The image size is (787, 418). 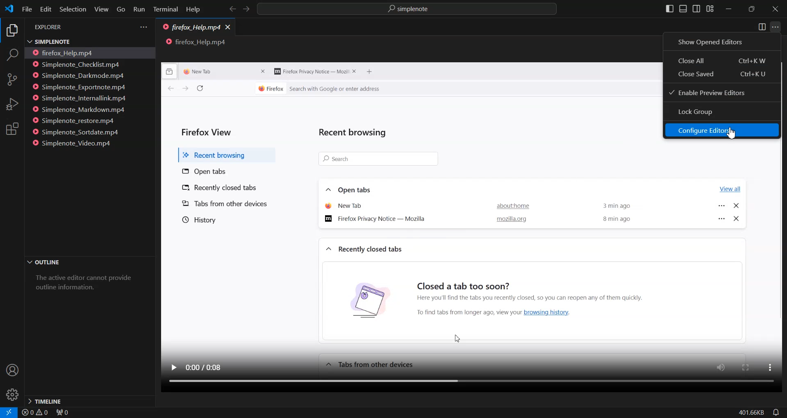 I want to click on Close, so click(x=228, y=26).